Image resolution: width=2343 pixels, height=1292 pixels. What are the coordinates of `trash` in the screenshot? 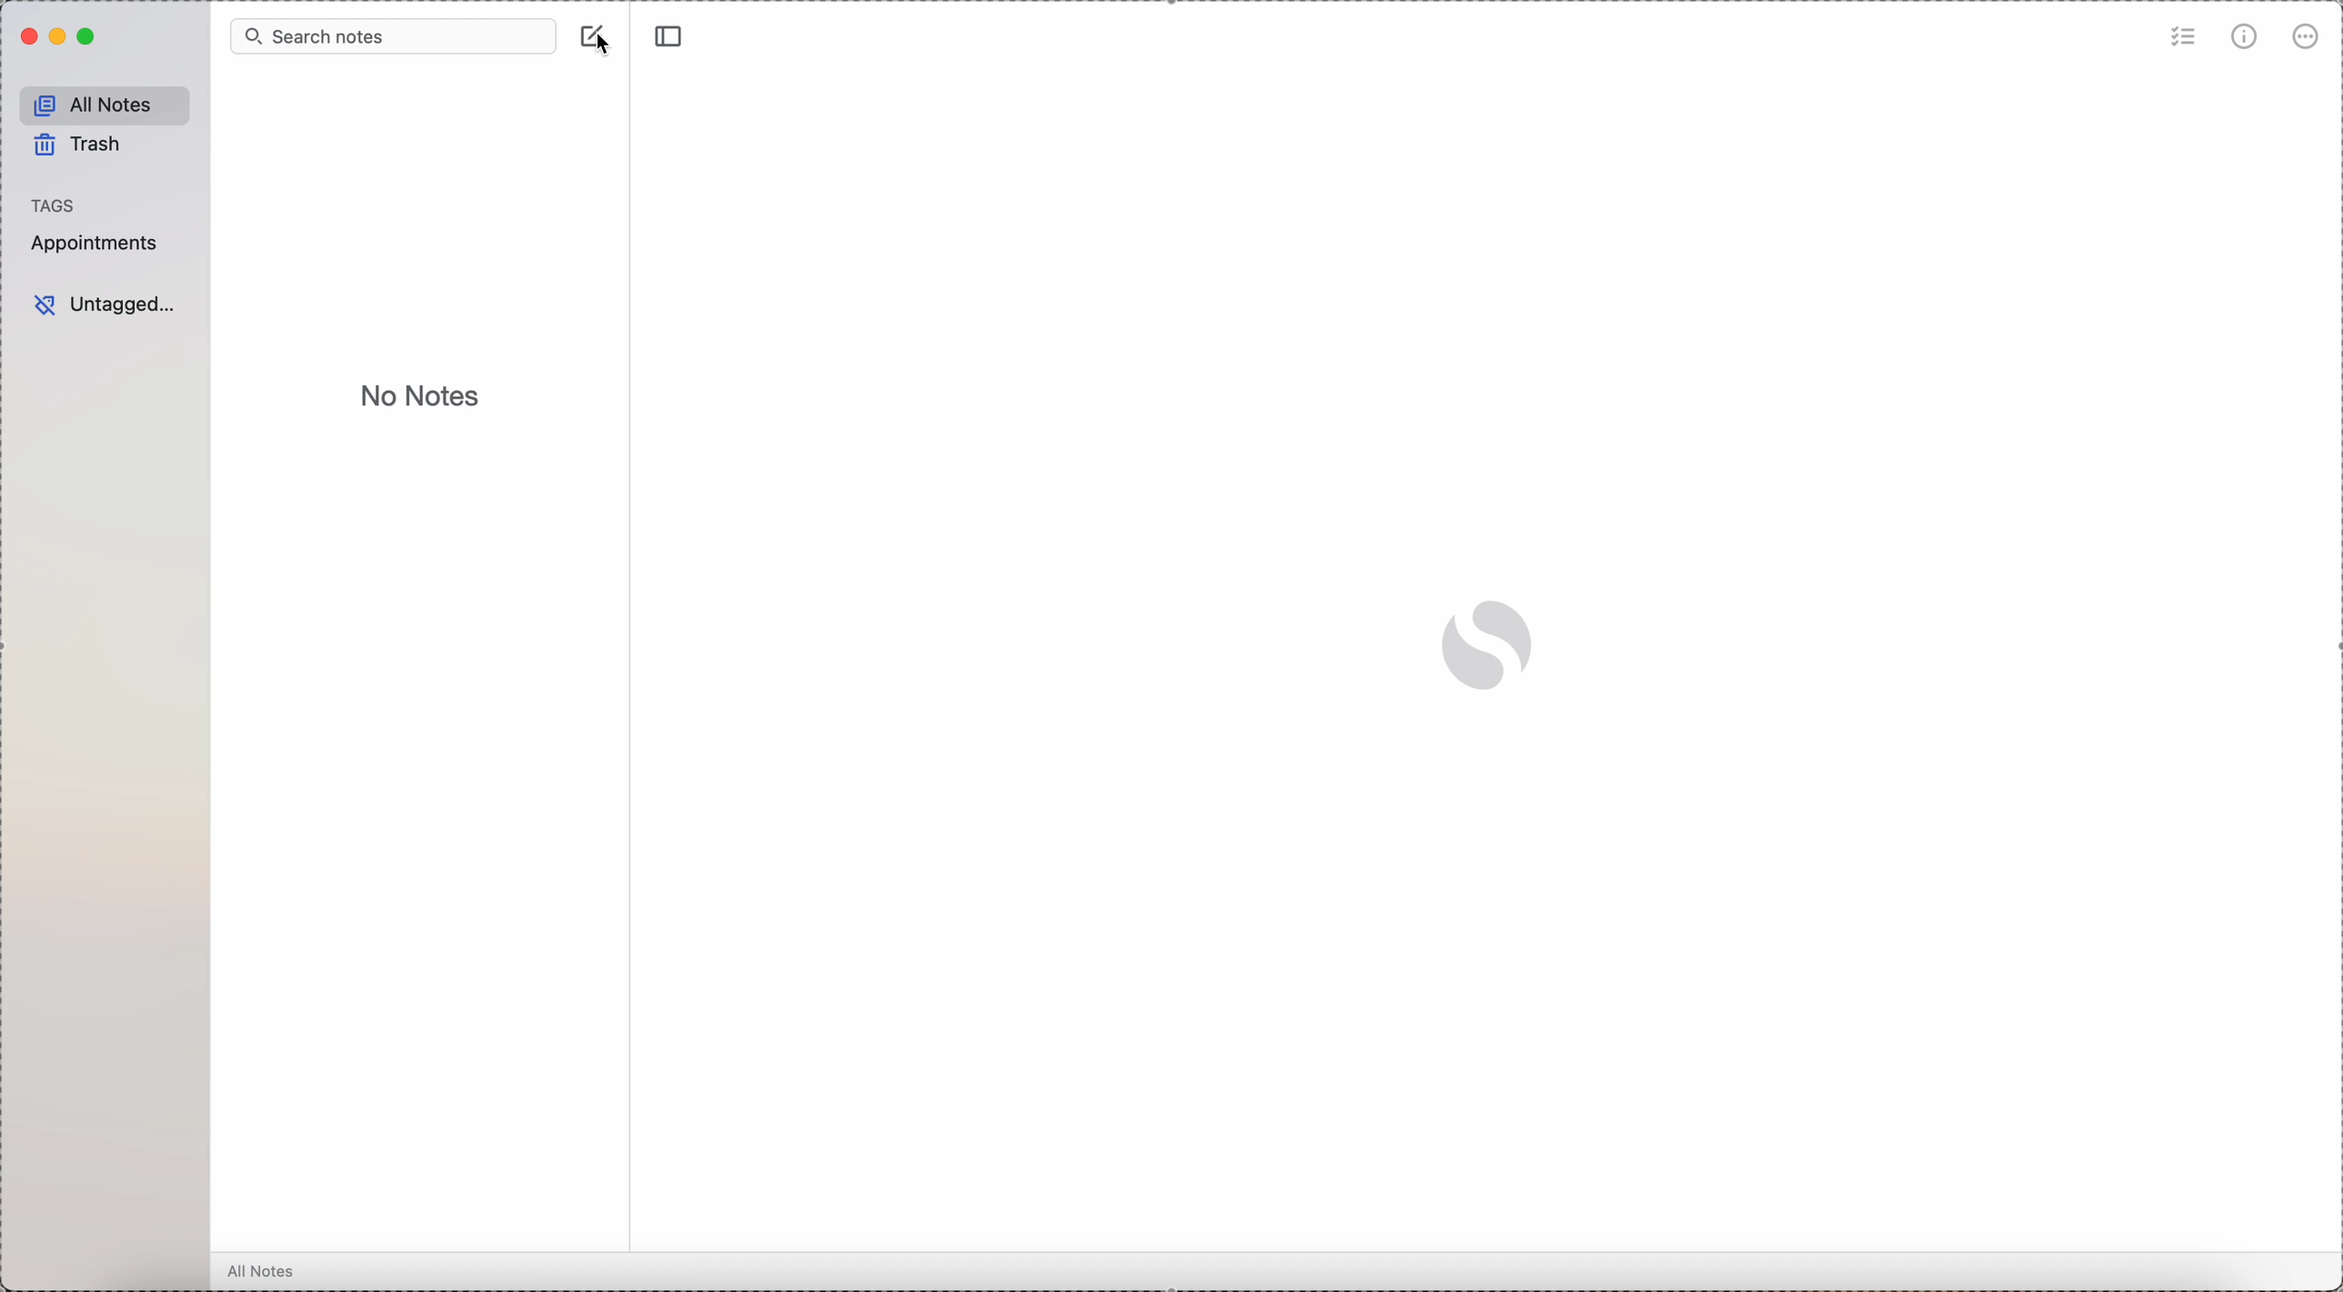 It's located at (79, 145).